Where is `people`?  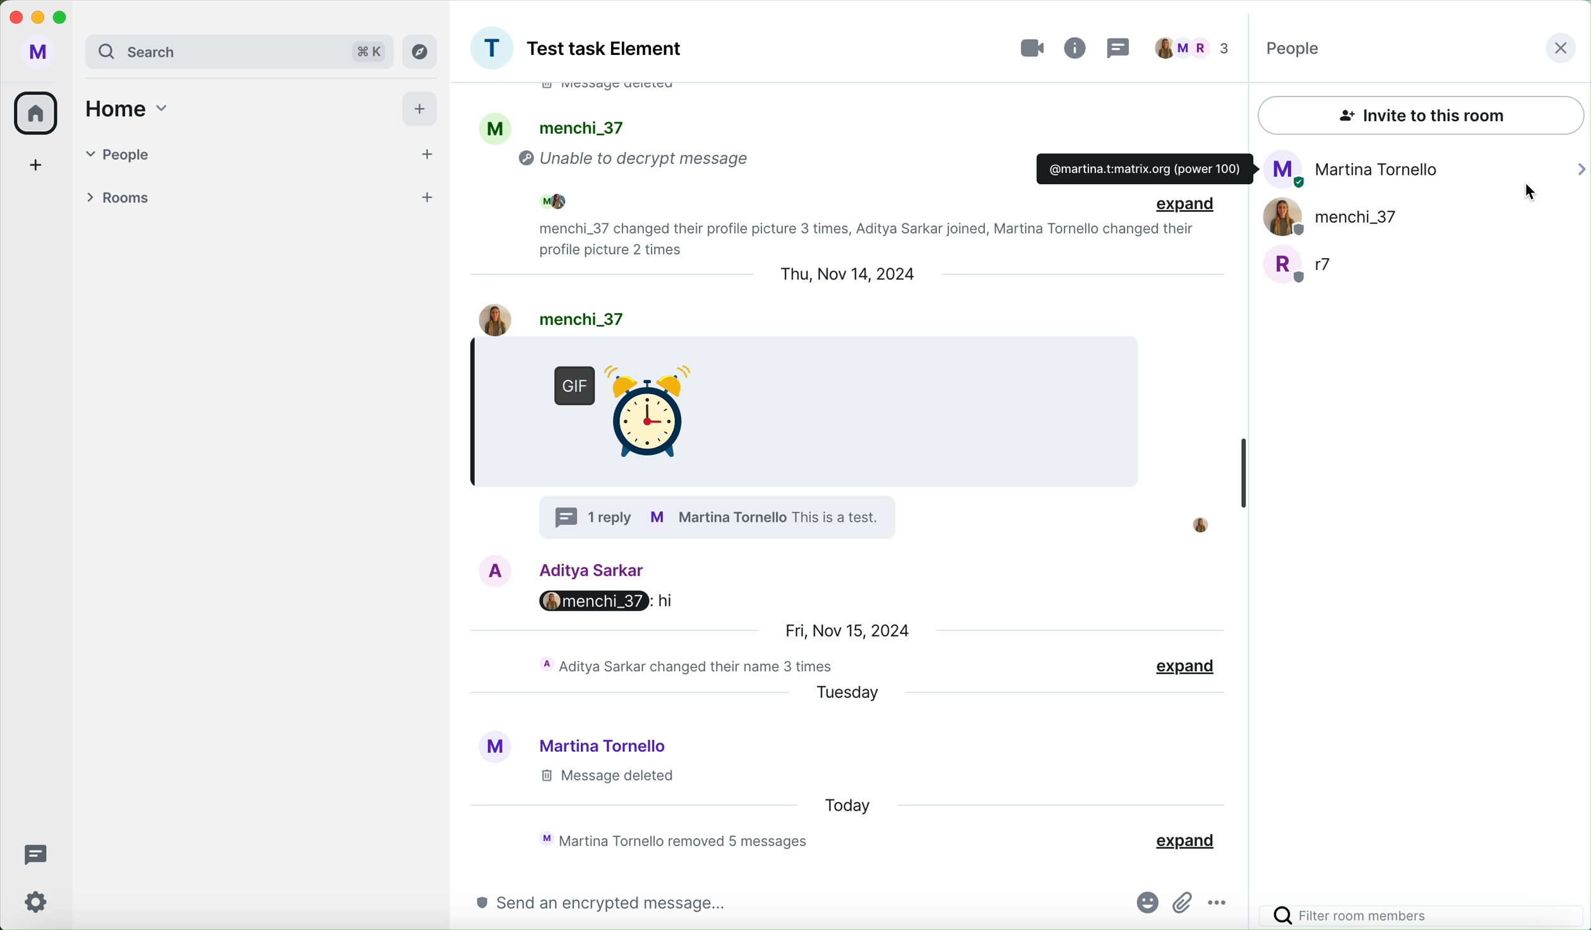
people is located at coordinates (229, 152).